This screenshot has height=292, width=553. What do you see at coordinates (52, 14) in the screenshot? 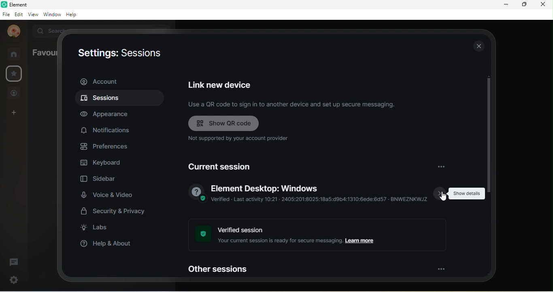
I see `window` at bounding box center [52, 14].